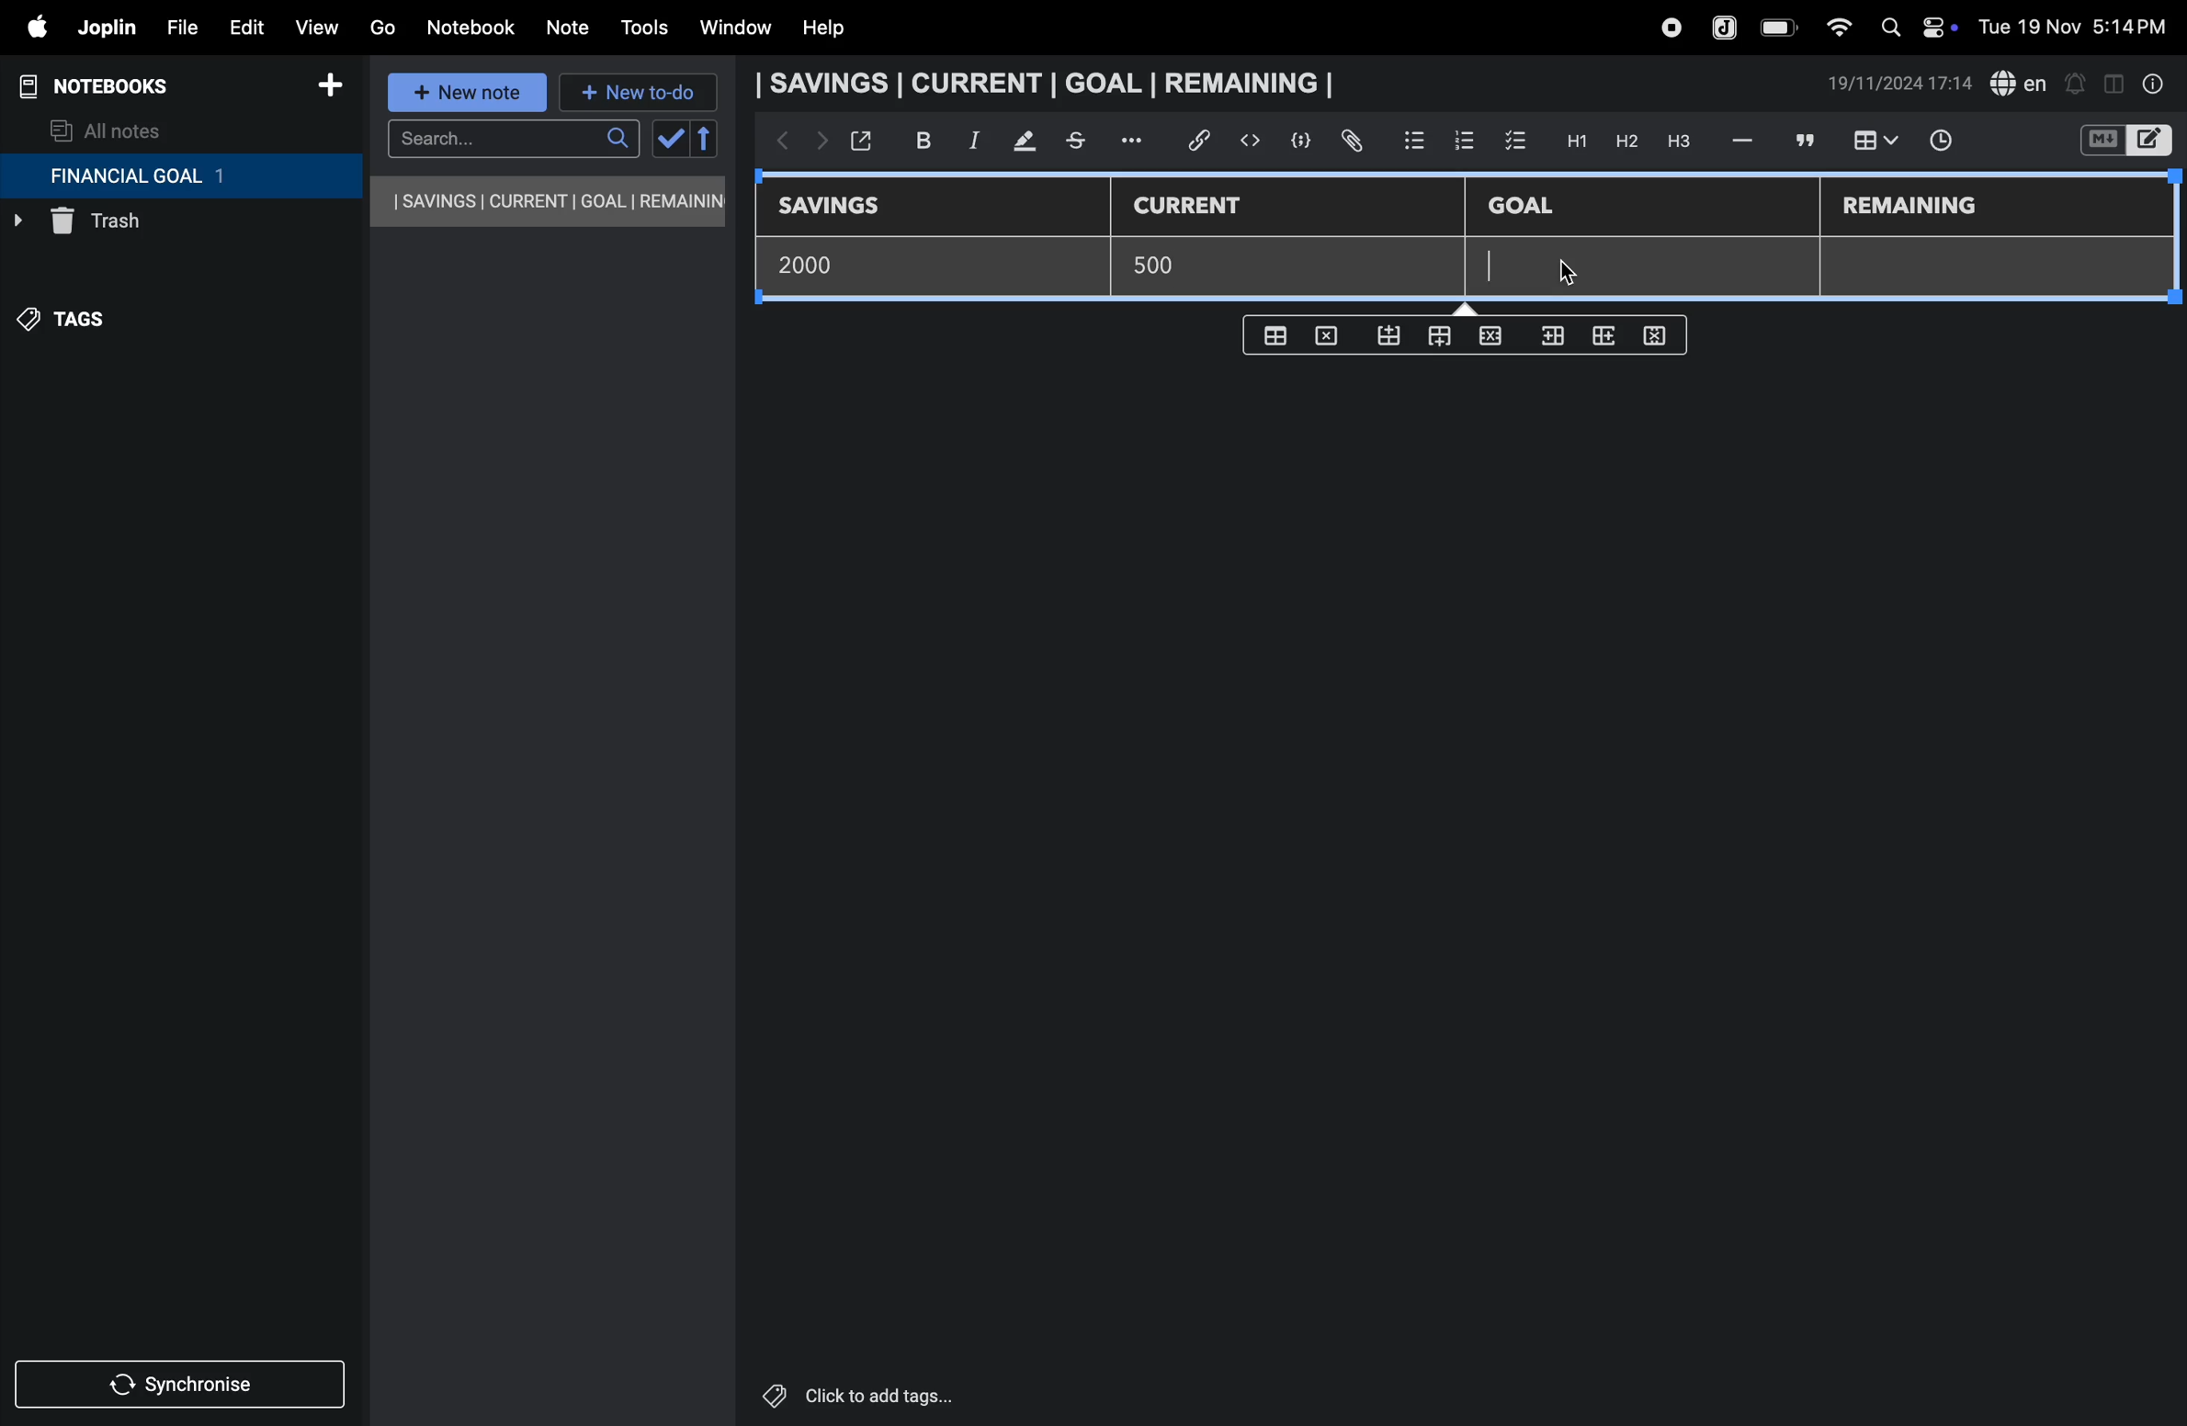 The height and width of the screenshot is (1426, 2187). I want to click on insert table, so click(1872, 142).